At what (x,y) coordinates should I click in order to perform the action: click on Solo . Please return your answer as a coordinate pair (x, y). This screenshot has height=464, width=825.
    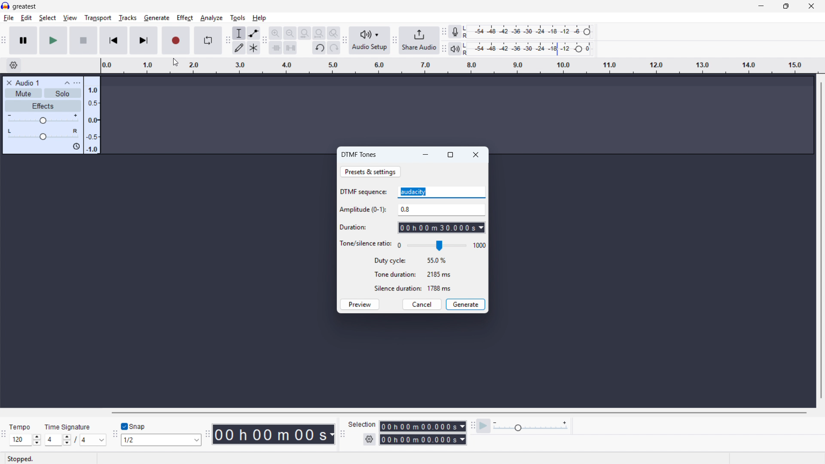
    Looking at the image, I should click on (63, 93).